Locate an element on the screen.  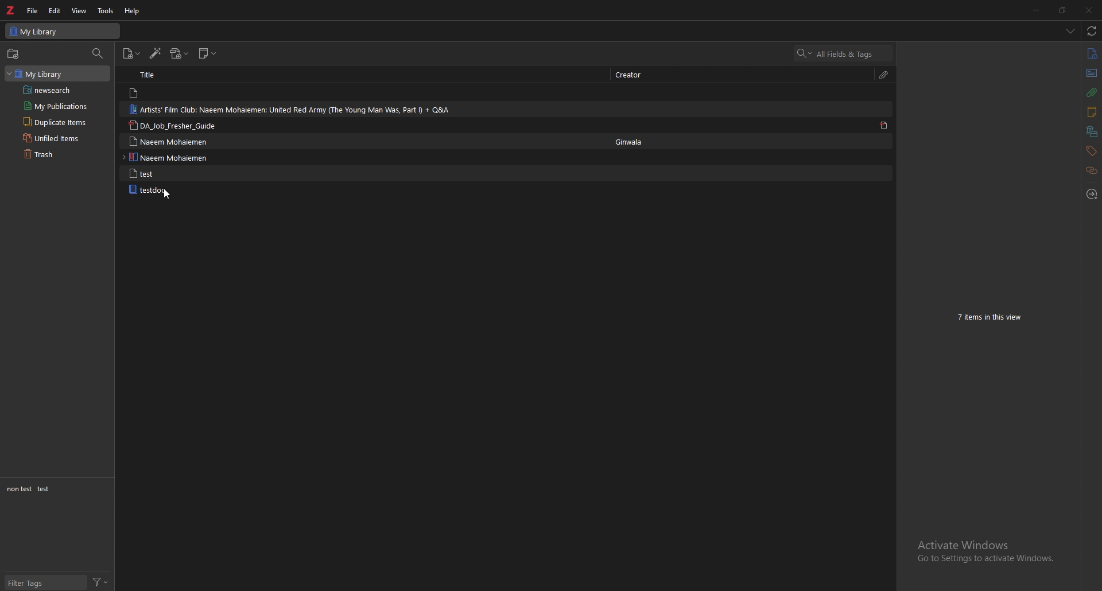
collections and libraries is located at coordinates (1092, 131).